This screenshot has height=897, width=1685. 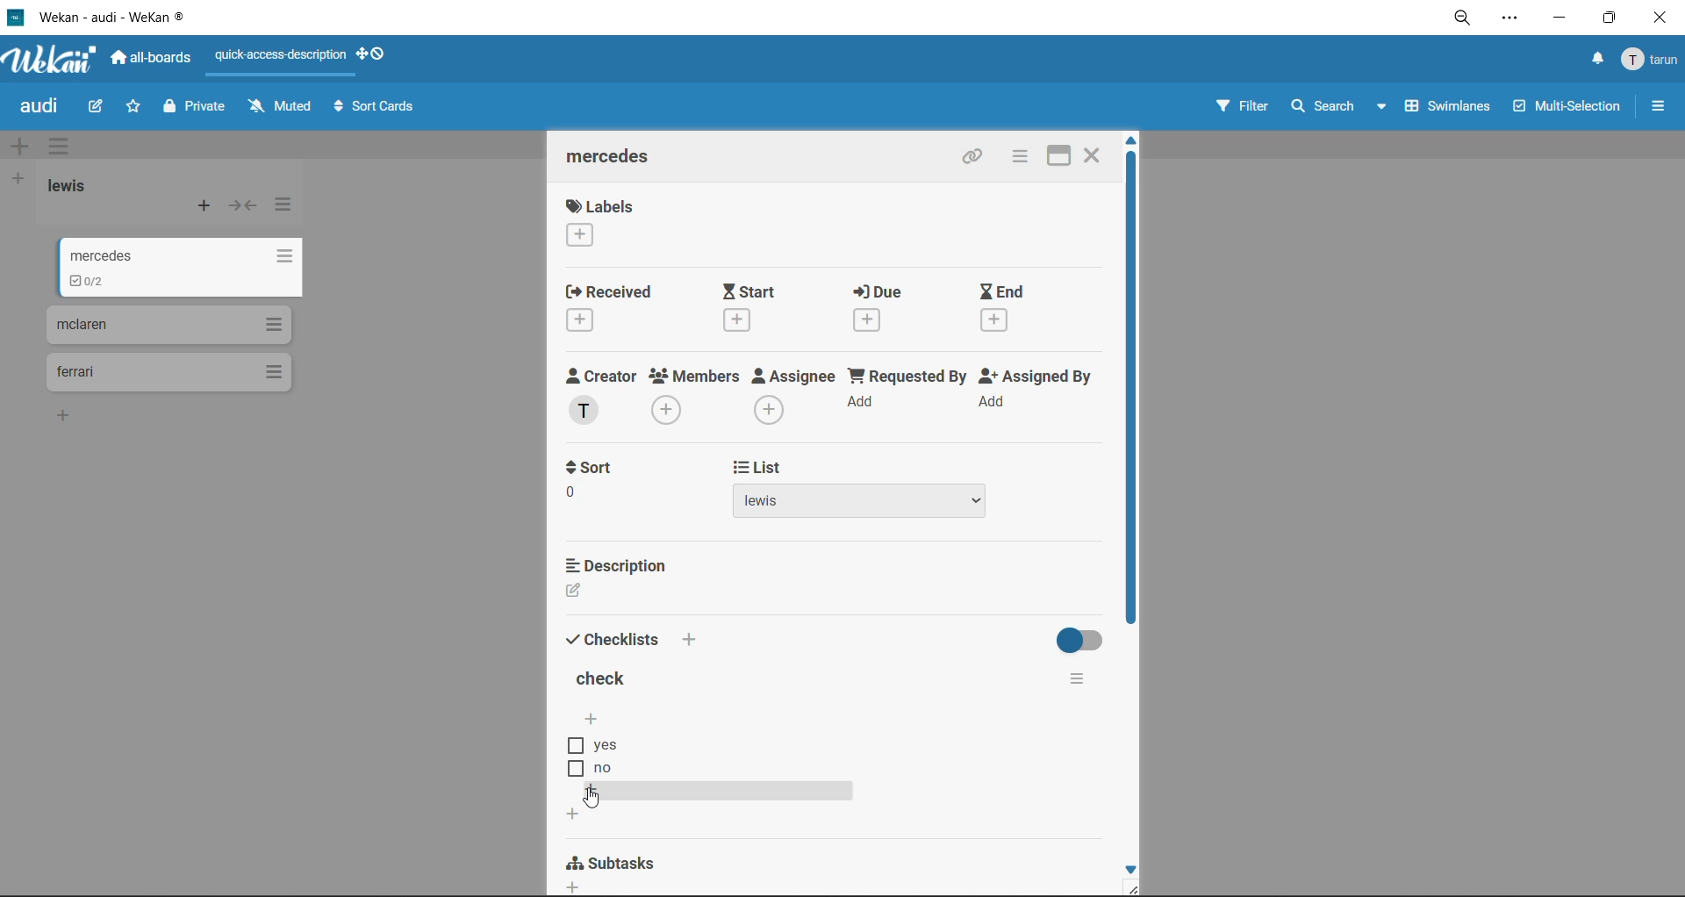 I want to click on multiselection, so click(x=1567, y=109).